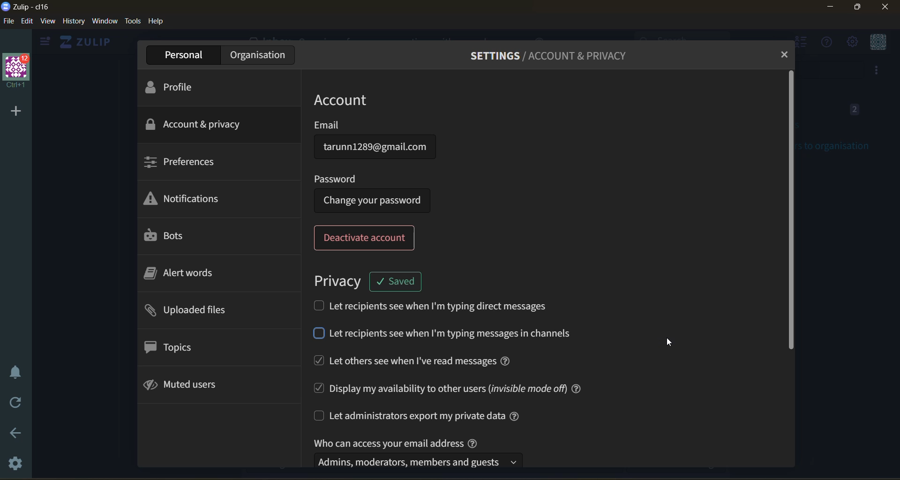 The image size is (900, 480). I want to click on close tab, so click(782, 55).